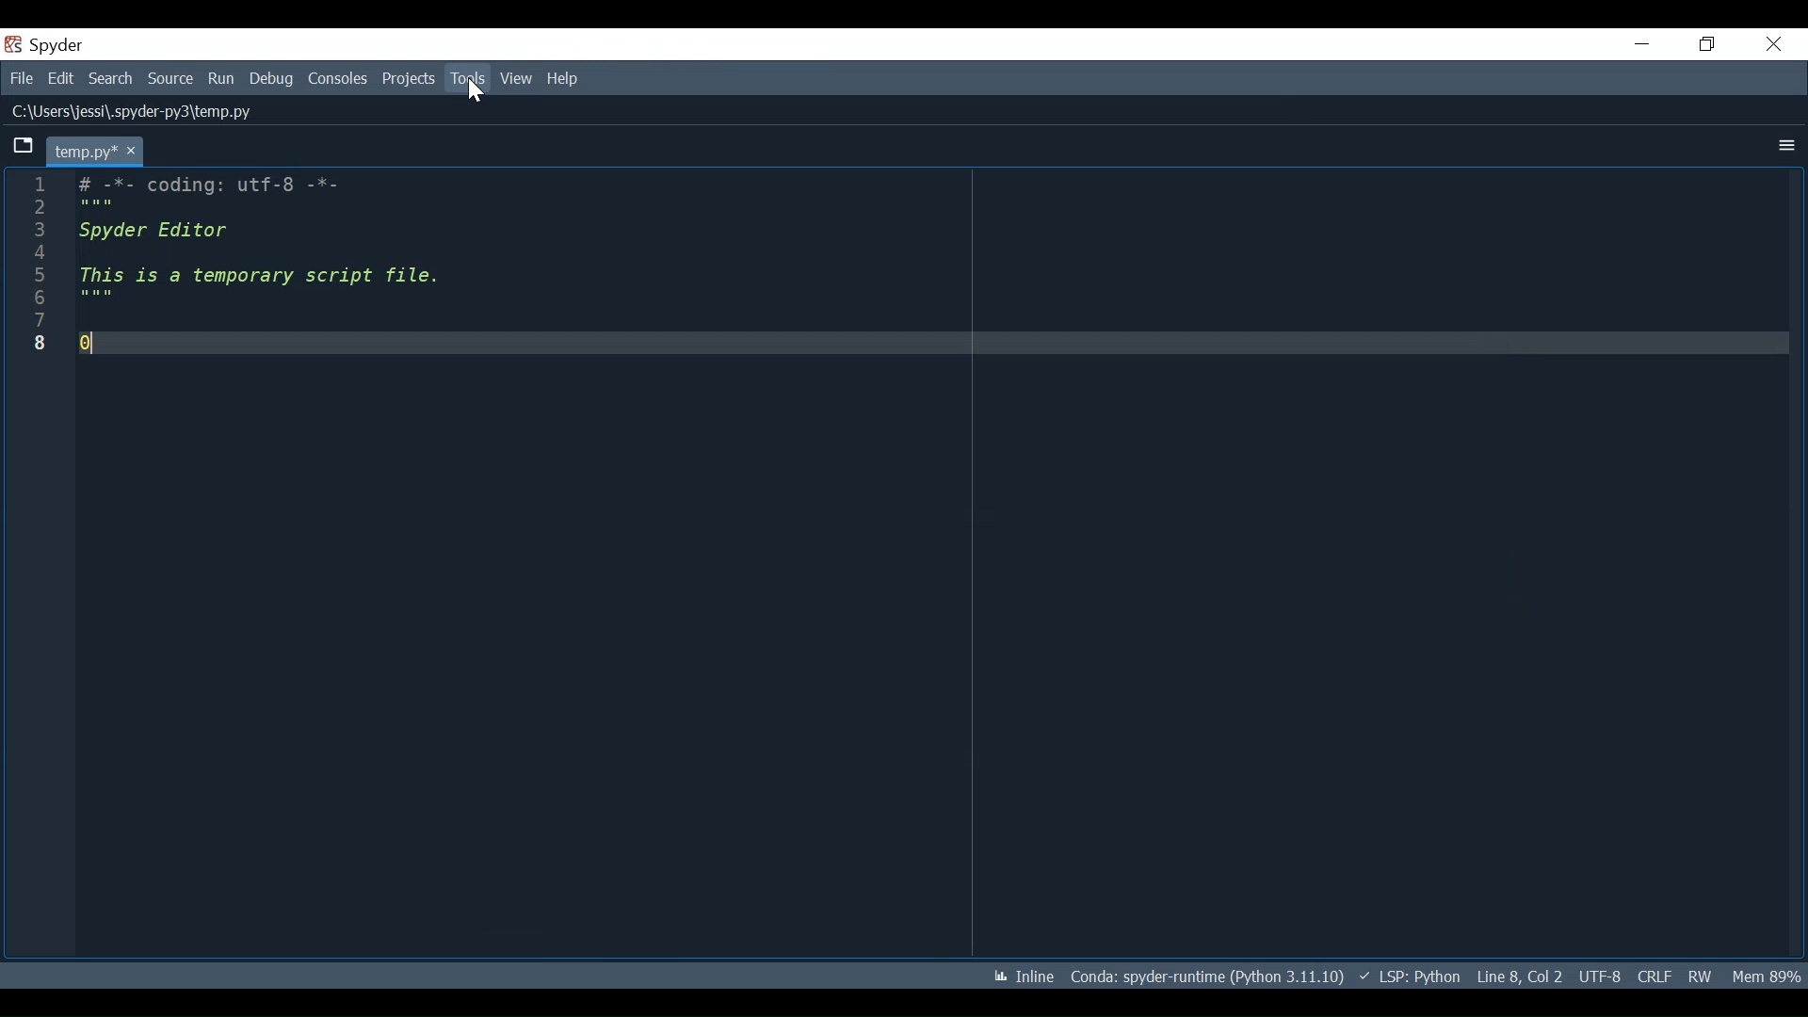  I want to click on Run, so click(223, 79).